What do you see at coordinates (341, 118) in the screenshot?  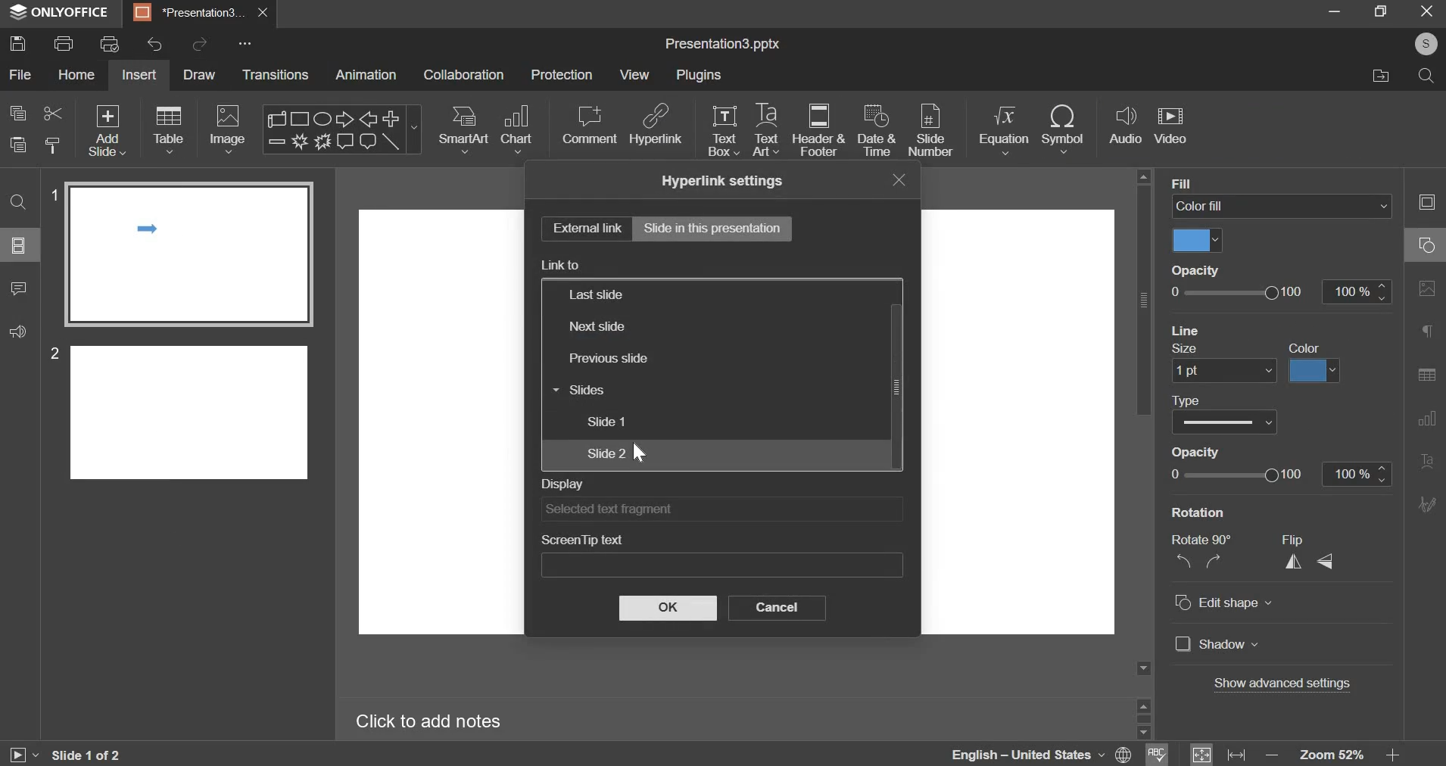 I see `right arrow` at bounding box center [341, 118].